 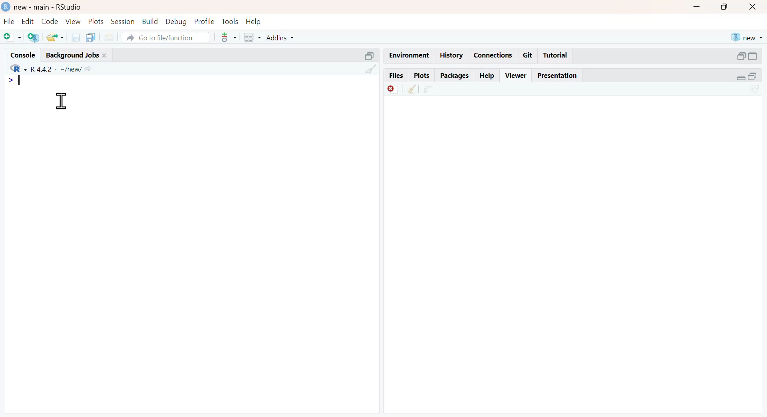 What do you see at coordinates (177, 22) in the screenshot?
I see `debug` at bounding box center [177, 22].